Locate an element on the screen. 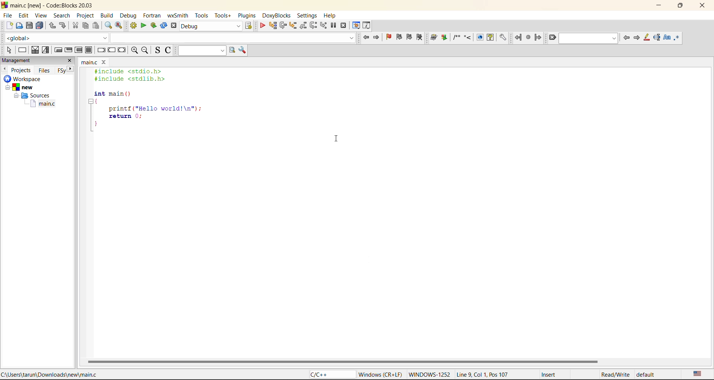  New is located at coordinates (24, 87).